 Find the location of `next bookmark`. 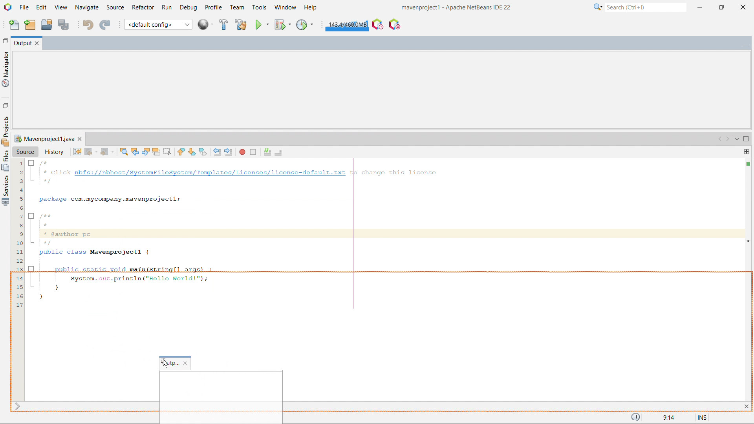

next bookmark is located at coordinates (192, 152).